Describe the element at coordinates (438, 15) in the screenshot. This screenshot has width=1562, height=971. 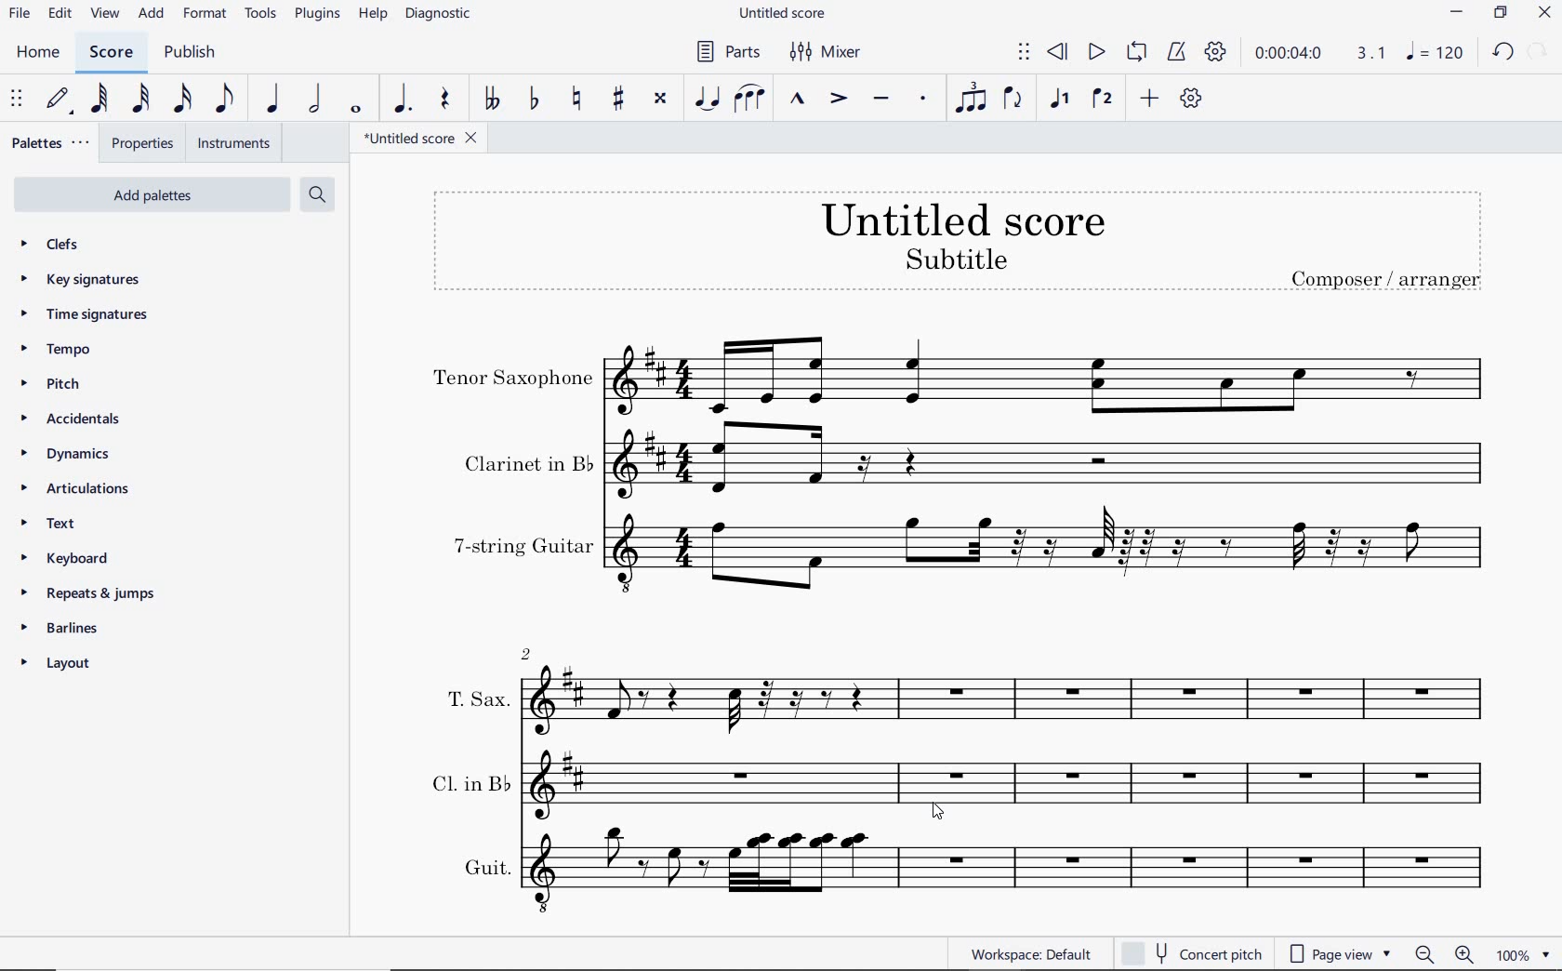
I see `DIAGNOSTIC` at that location.